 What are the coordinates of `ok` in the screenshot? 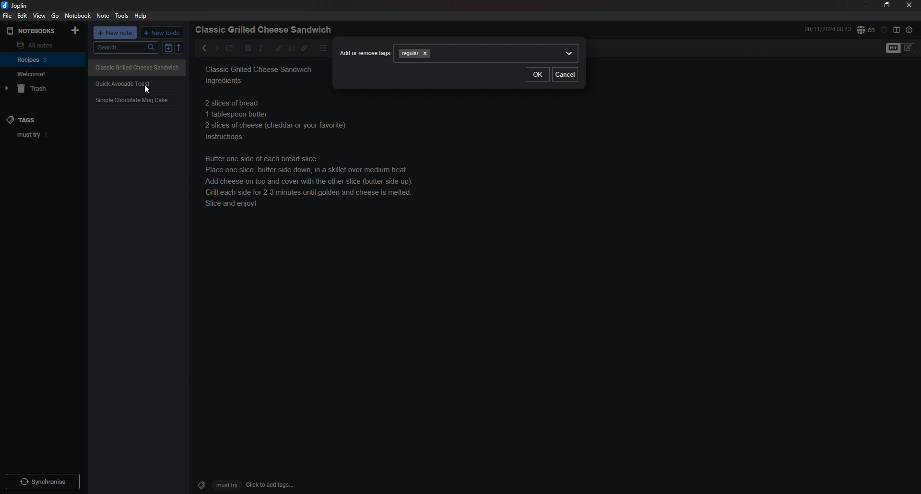 It's located at (537, 74).